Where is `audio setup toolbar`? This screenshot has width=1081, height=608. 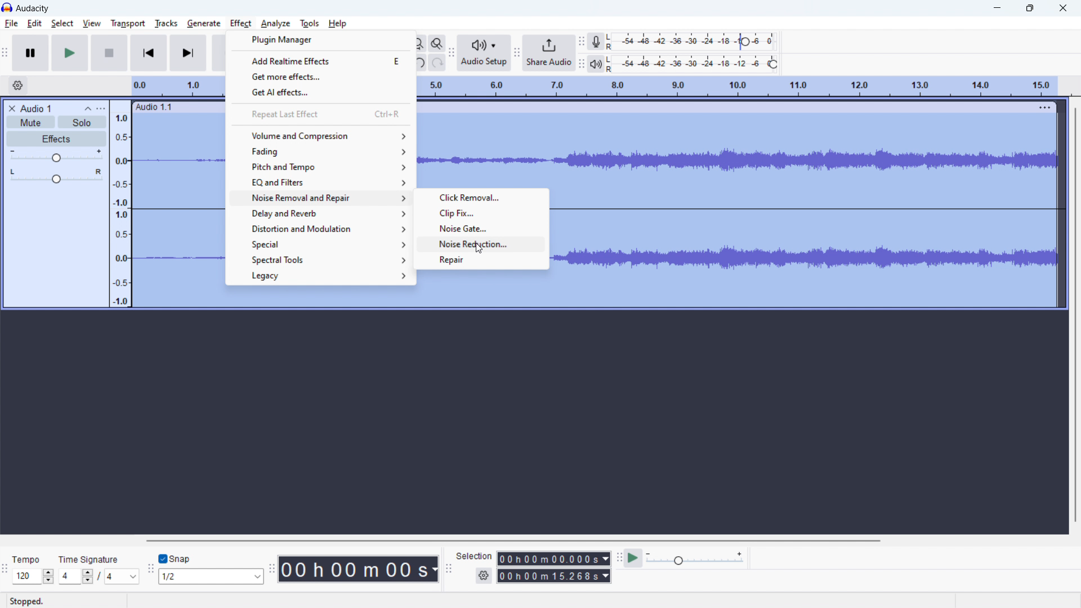
audio setup toolbar is located at coordinates (451, 53).